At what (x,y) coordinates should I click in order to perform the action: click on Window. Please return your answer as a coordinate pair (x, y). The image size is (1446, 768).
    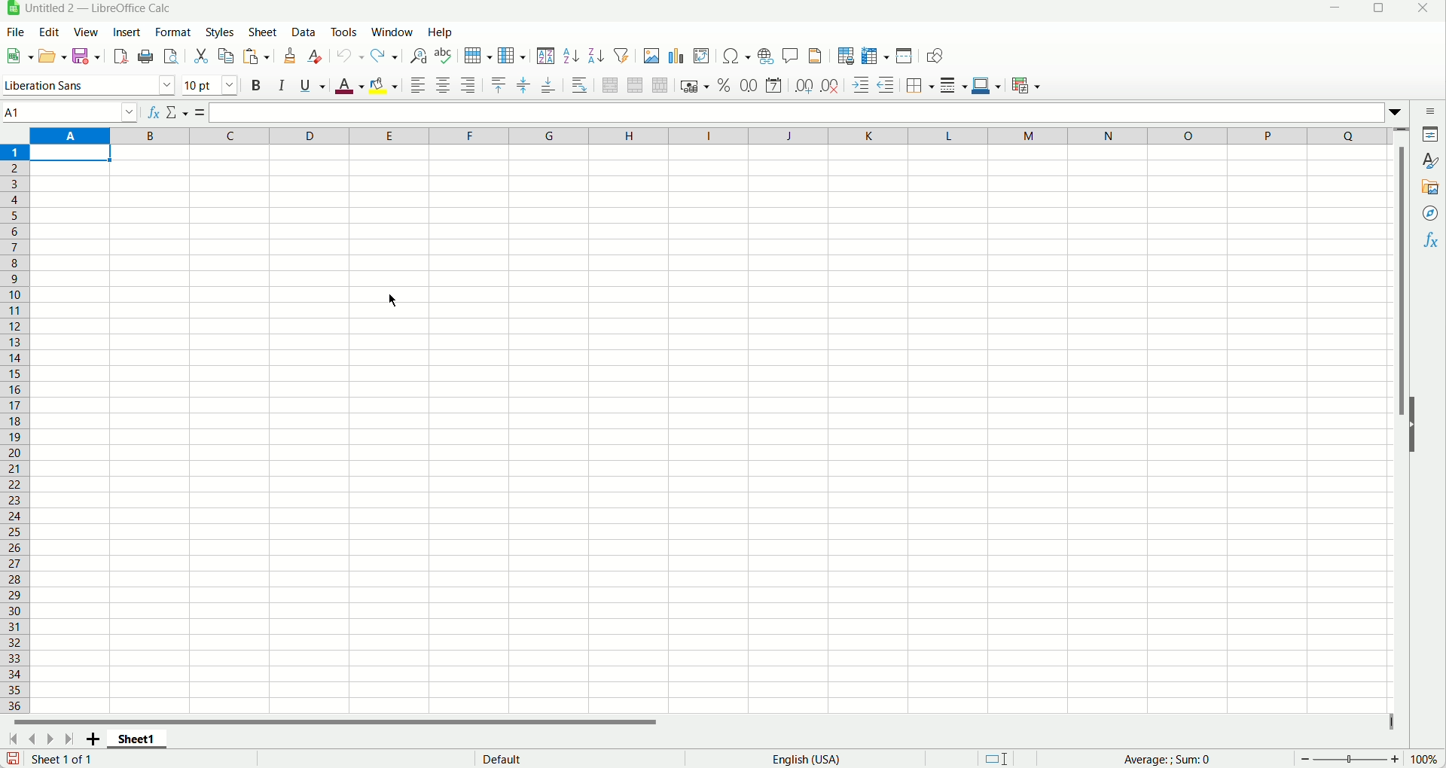
    Looking at the image, I should click on (393, 32).